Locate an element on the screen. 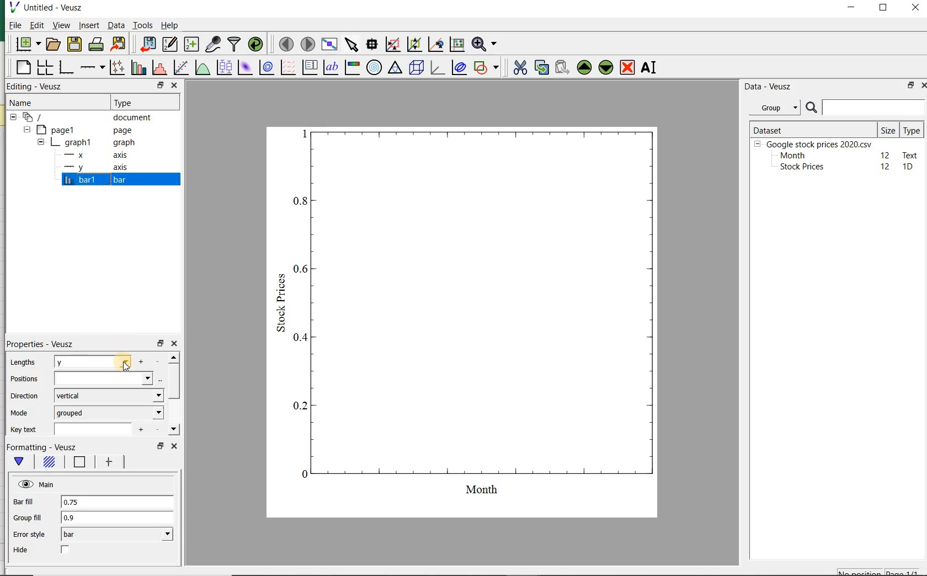  Data is located at coordinates (116, 26).